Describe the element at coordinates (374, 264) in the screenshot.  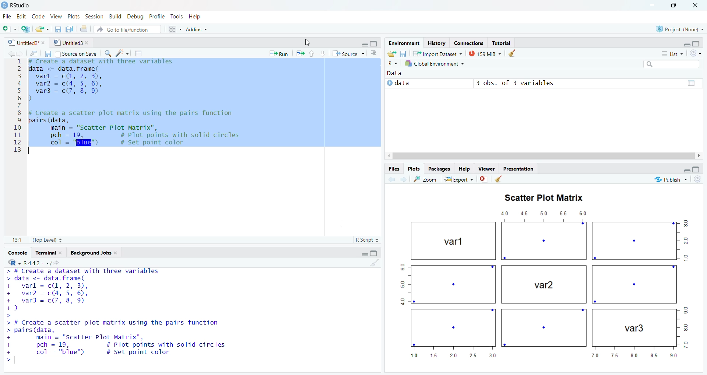
I see `clear console` at that location.